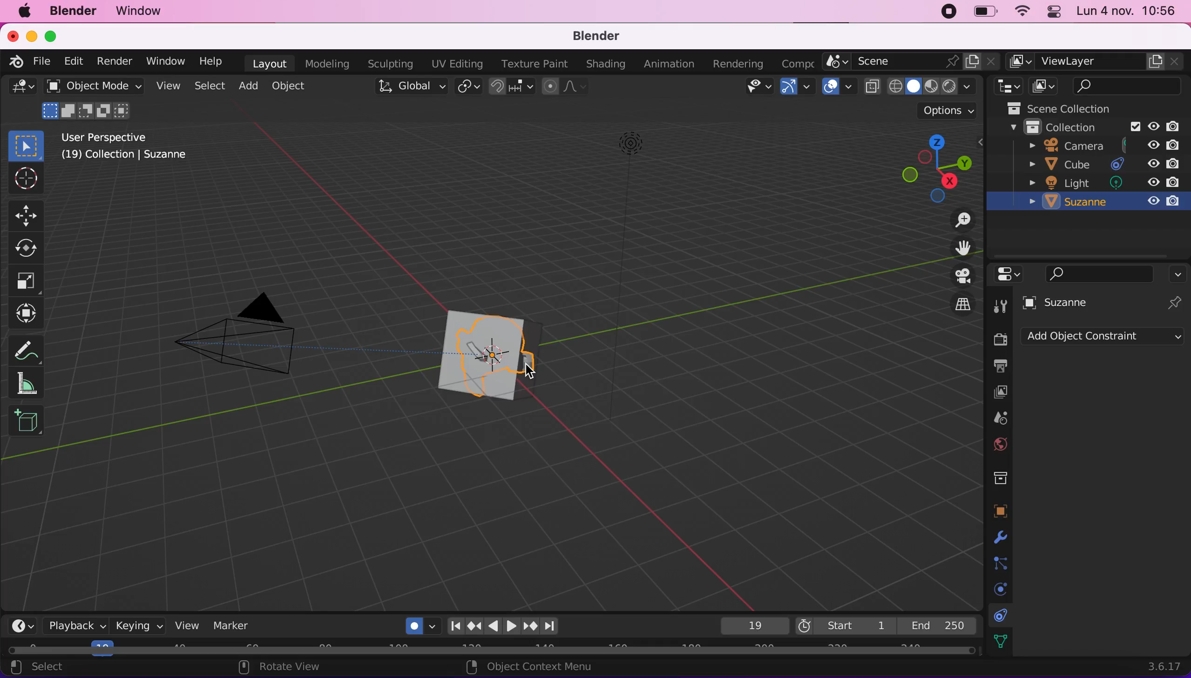 The width and height of the screenshot is (1191, 678). Describe the element at coordinates (962, 304) in the screenshot. I see `switch the current view` at that location.